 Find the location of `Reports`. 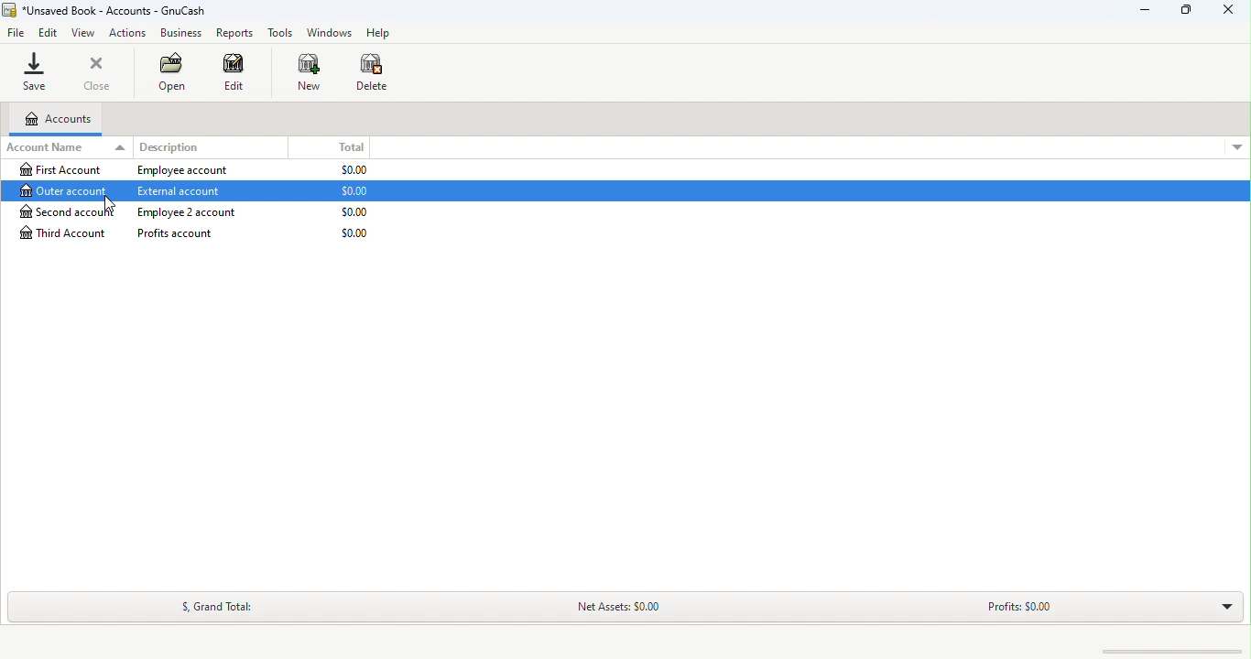

Reports is located at coordinates (234, 32).